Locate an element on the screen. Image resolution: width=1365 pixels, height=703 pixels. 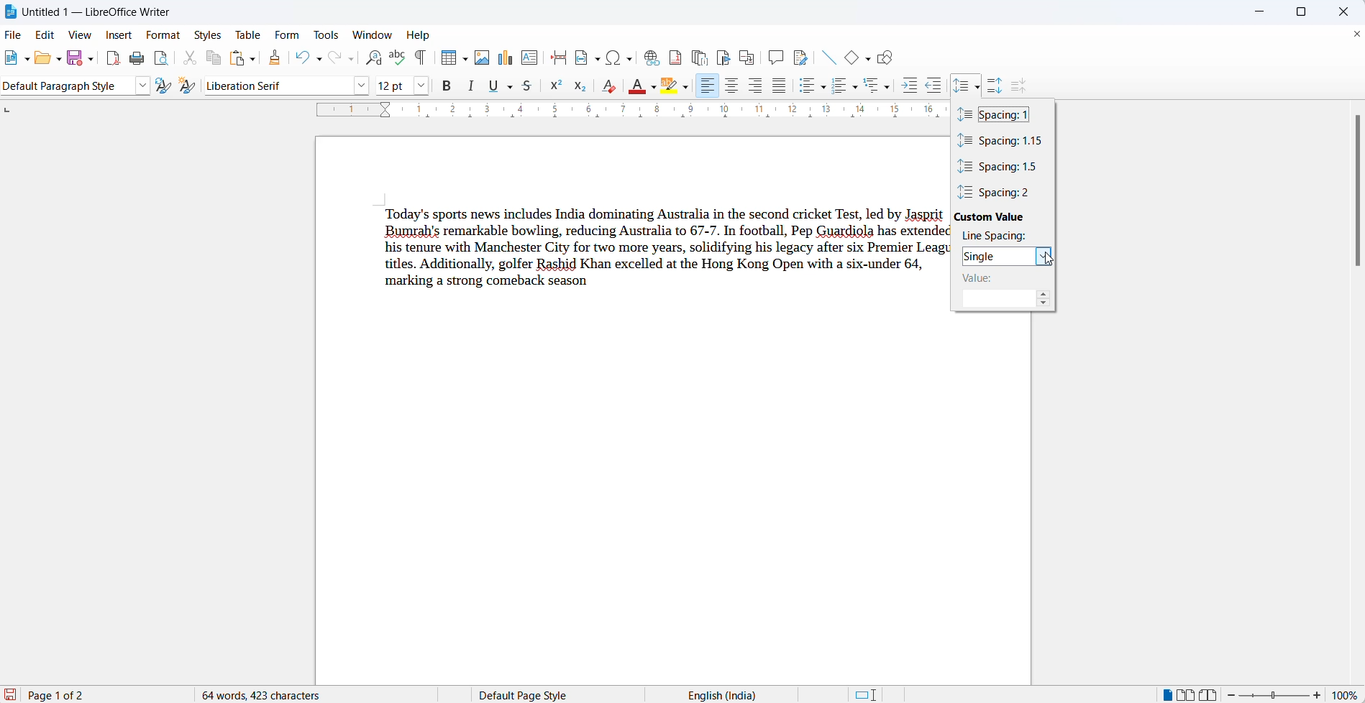
redo options is located at coordinates (350, 60).